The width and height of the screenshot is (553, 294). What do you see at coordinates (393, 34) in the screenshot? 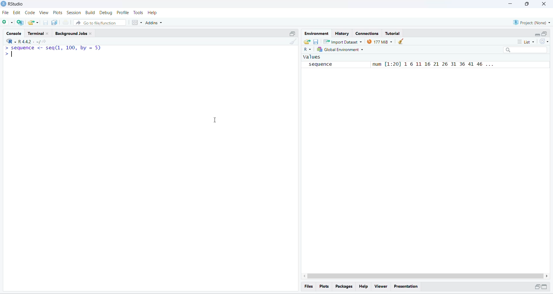
I see `tutorial` at bounding box center [393, 34].